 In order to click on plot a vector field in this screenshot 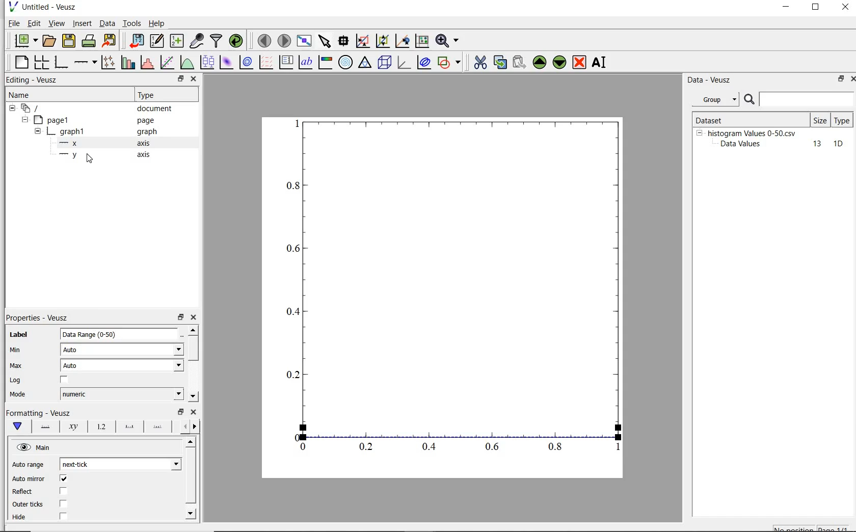, I will do `click(267, 62)`.